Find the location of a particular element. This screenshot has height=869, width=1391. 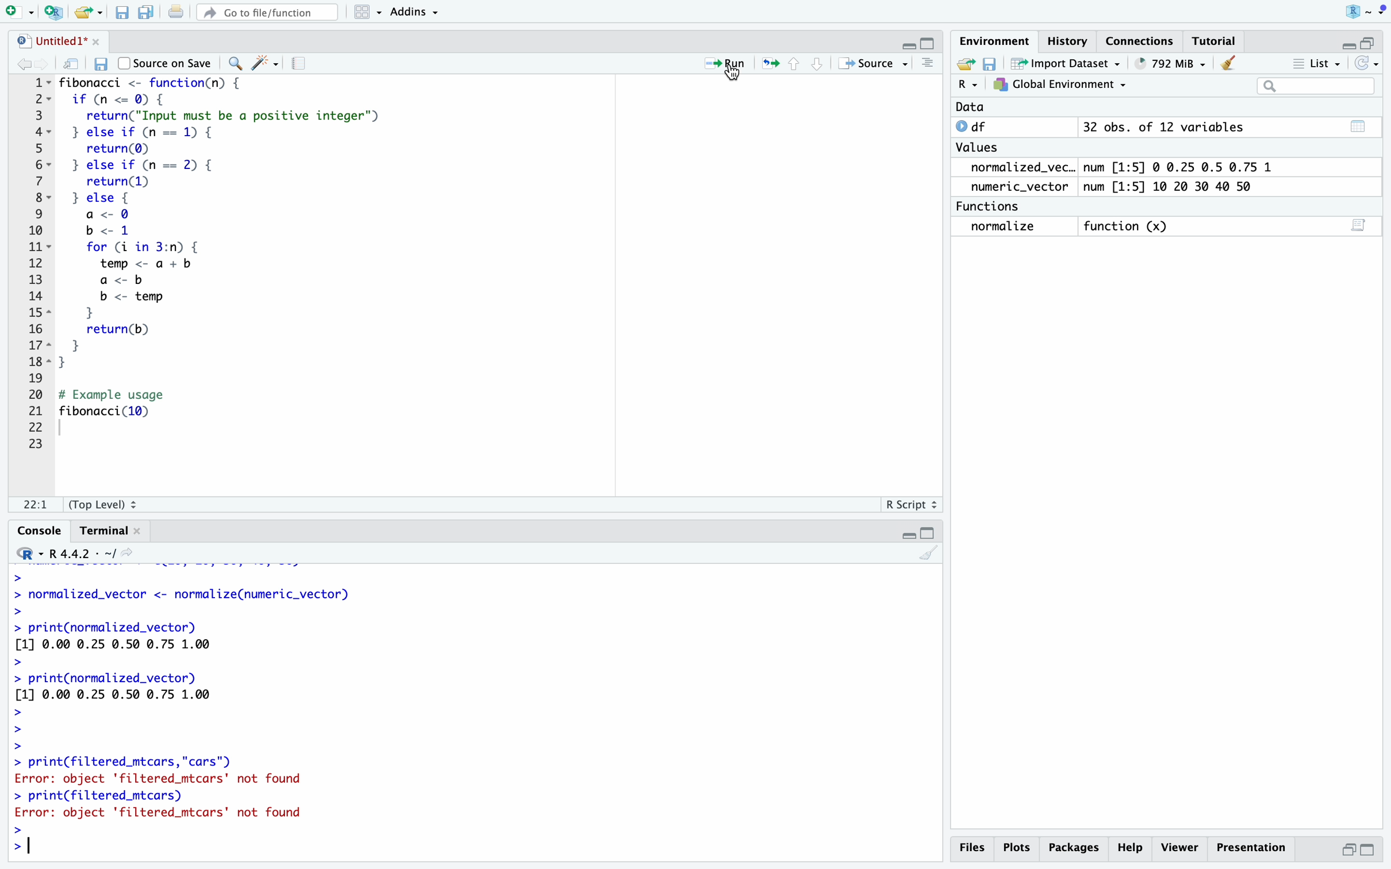

numeric_vector is located at coordinates (1017, 187).